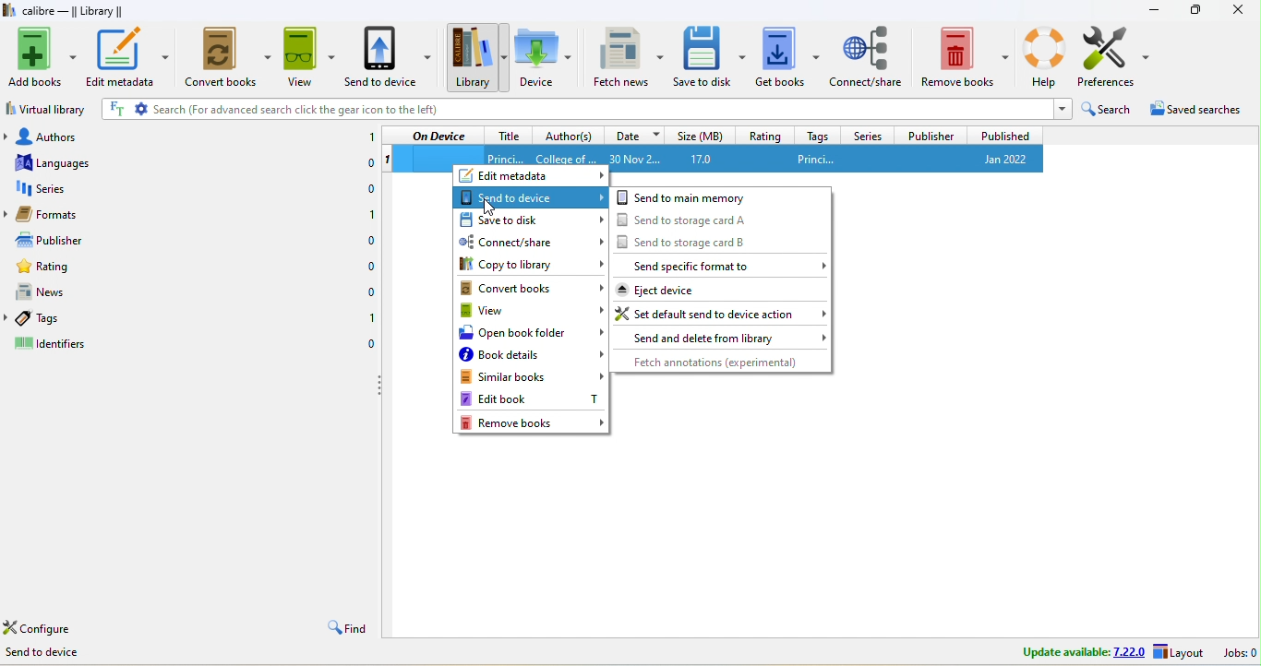  Describe the element at coordinates (764, 135) in the screenshot. I see `rating` at that location.